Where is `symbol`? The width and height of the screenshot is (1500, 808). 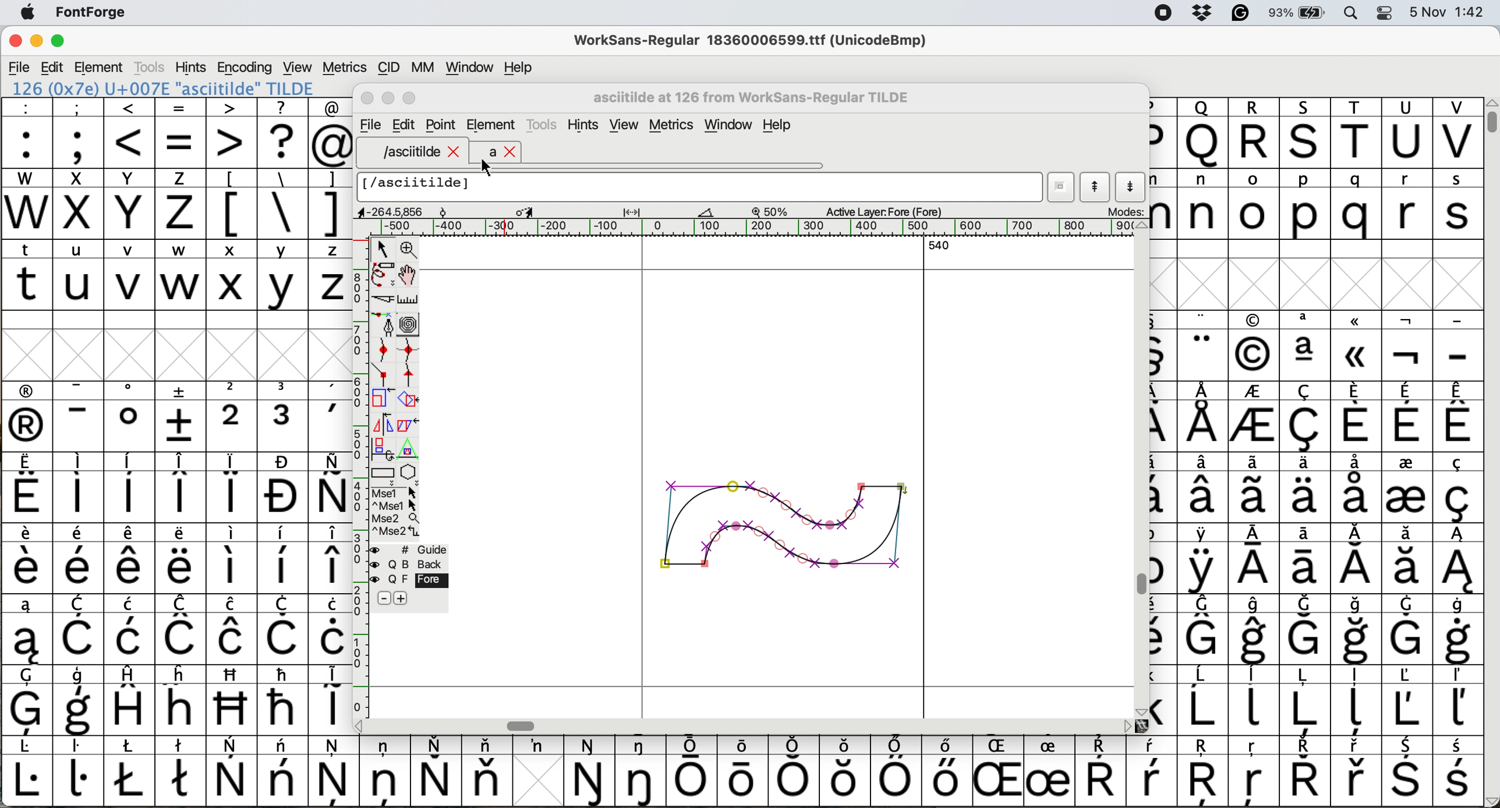 symbol is located at coordinates (1407, 559).